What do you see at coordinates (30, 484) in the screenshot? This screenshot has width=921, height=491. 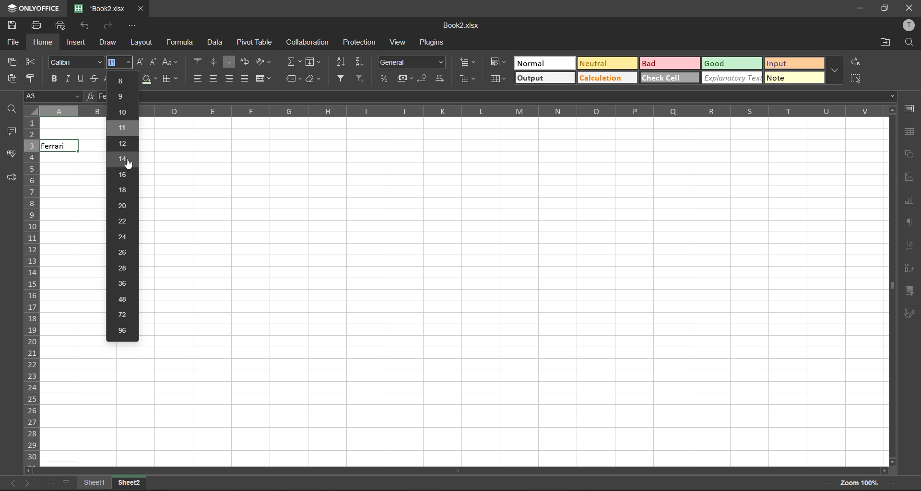 I see `next` at bounding box center [30, 484].